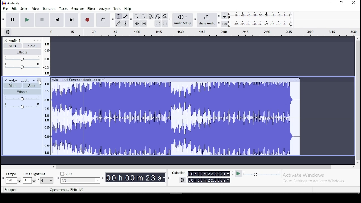  Describe the element at coordinates (182, 19) in the screenshot. I see `audio setup` at that location.